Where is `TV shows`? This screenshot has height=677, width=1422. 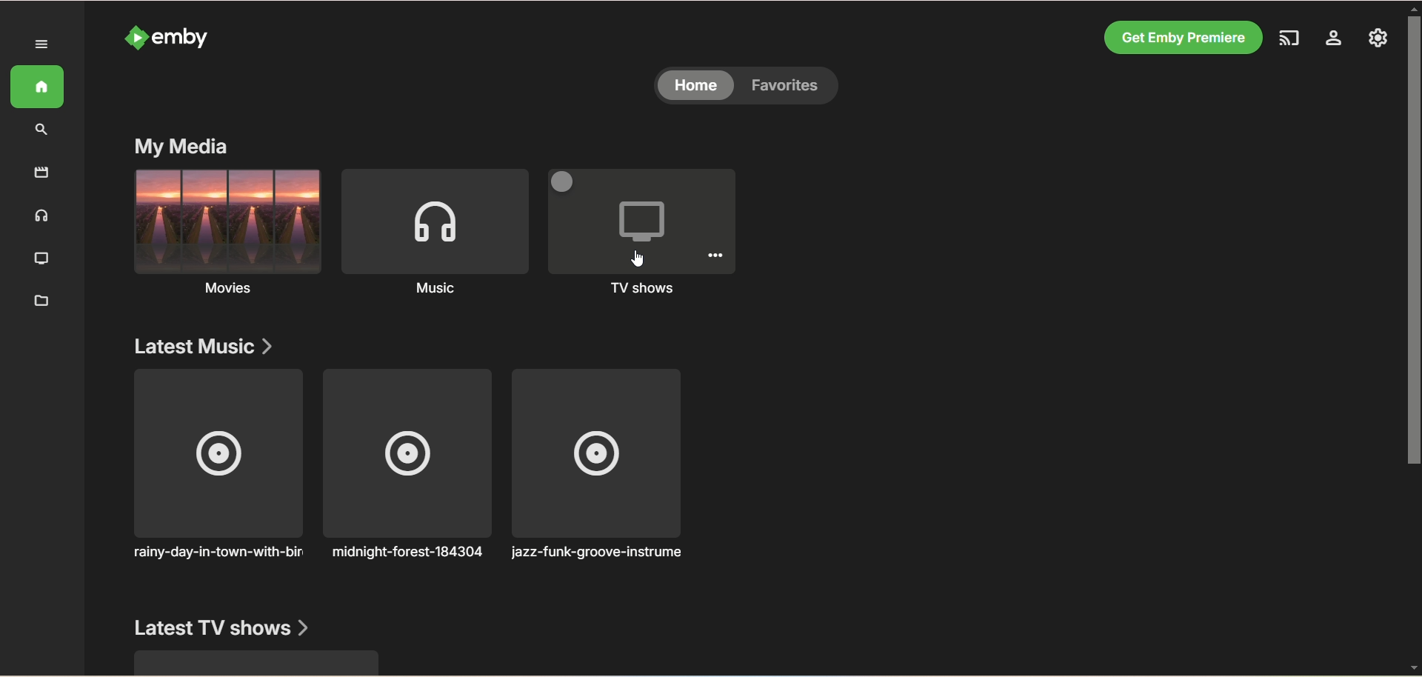
TV shows is located at coordinates (646, 233).